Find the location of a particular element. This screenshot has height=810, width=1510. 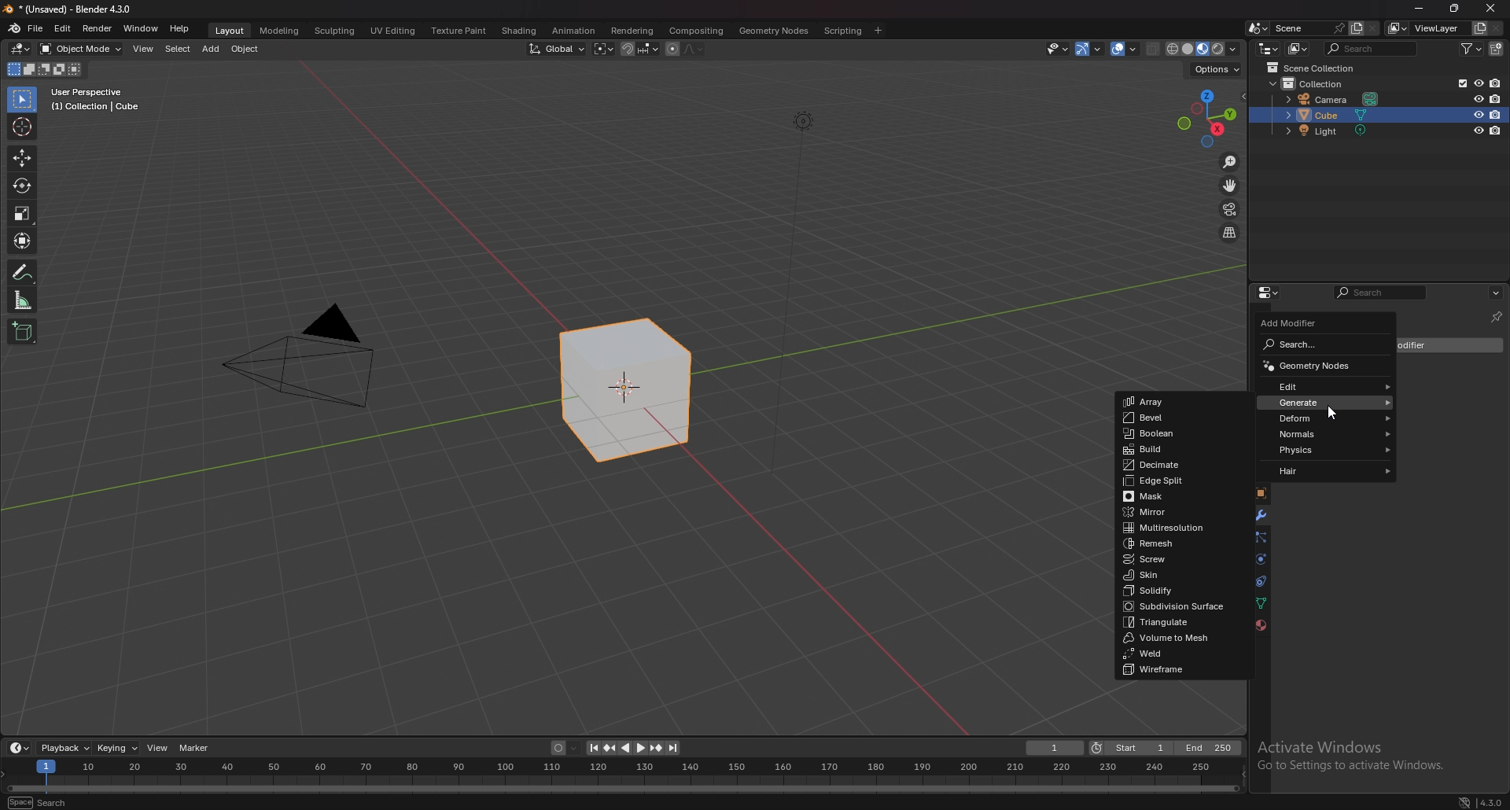

title is located at coordinates (68, 9).